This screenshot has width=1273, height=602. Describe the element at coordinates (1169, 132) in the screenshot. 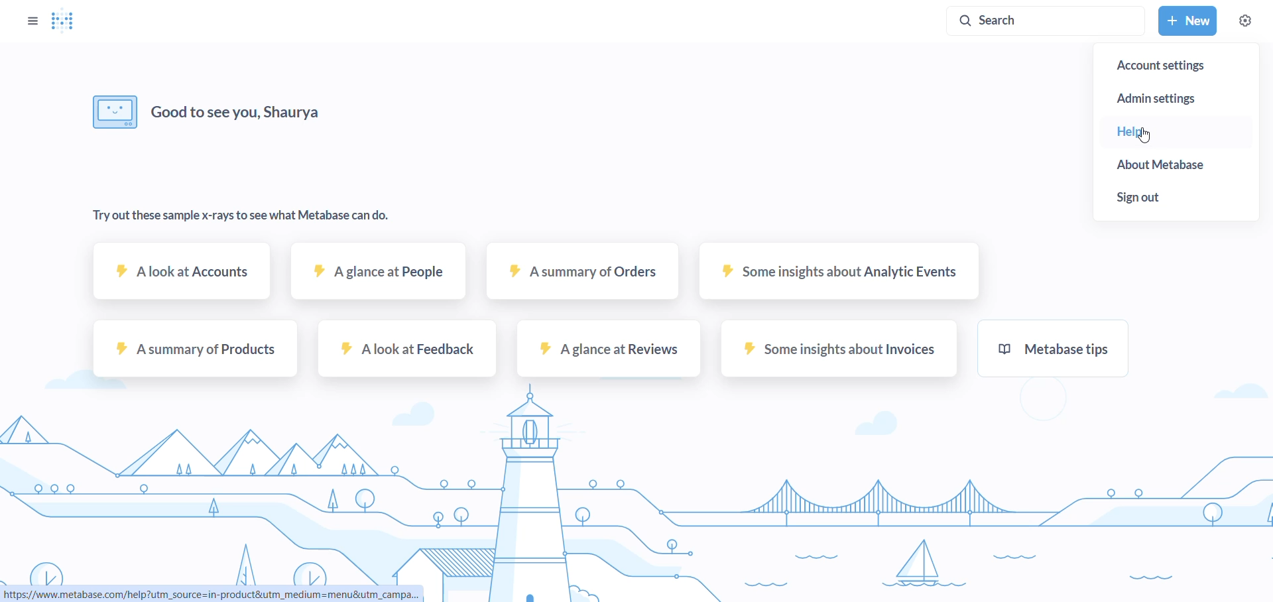

I see `help ` at that location.